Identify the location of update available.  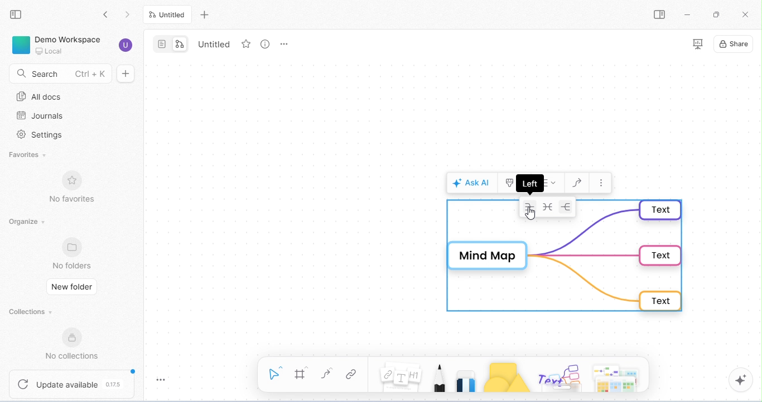
(71, 385).